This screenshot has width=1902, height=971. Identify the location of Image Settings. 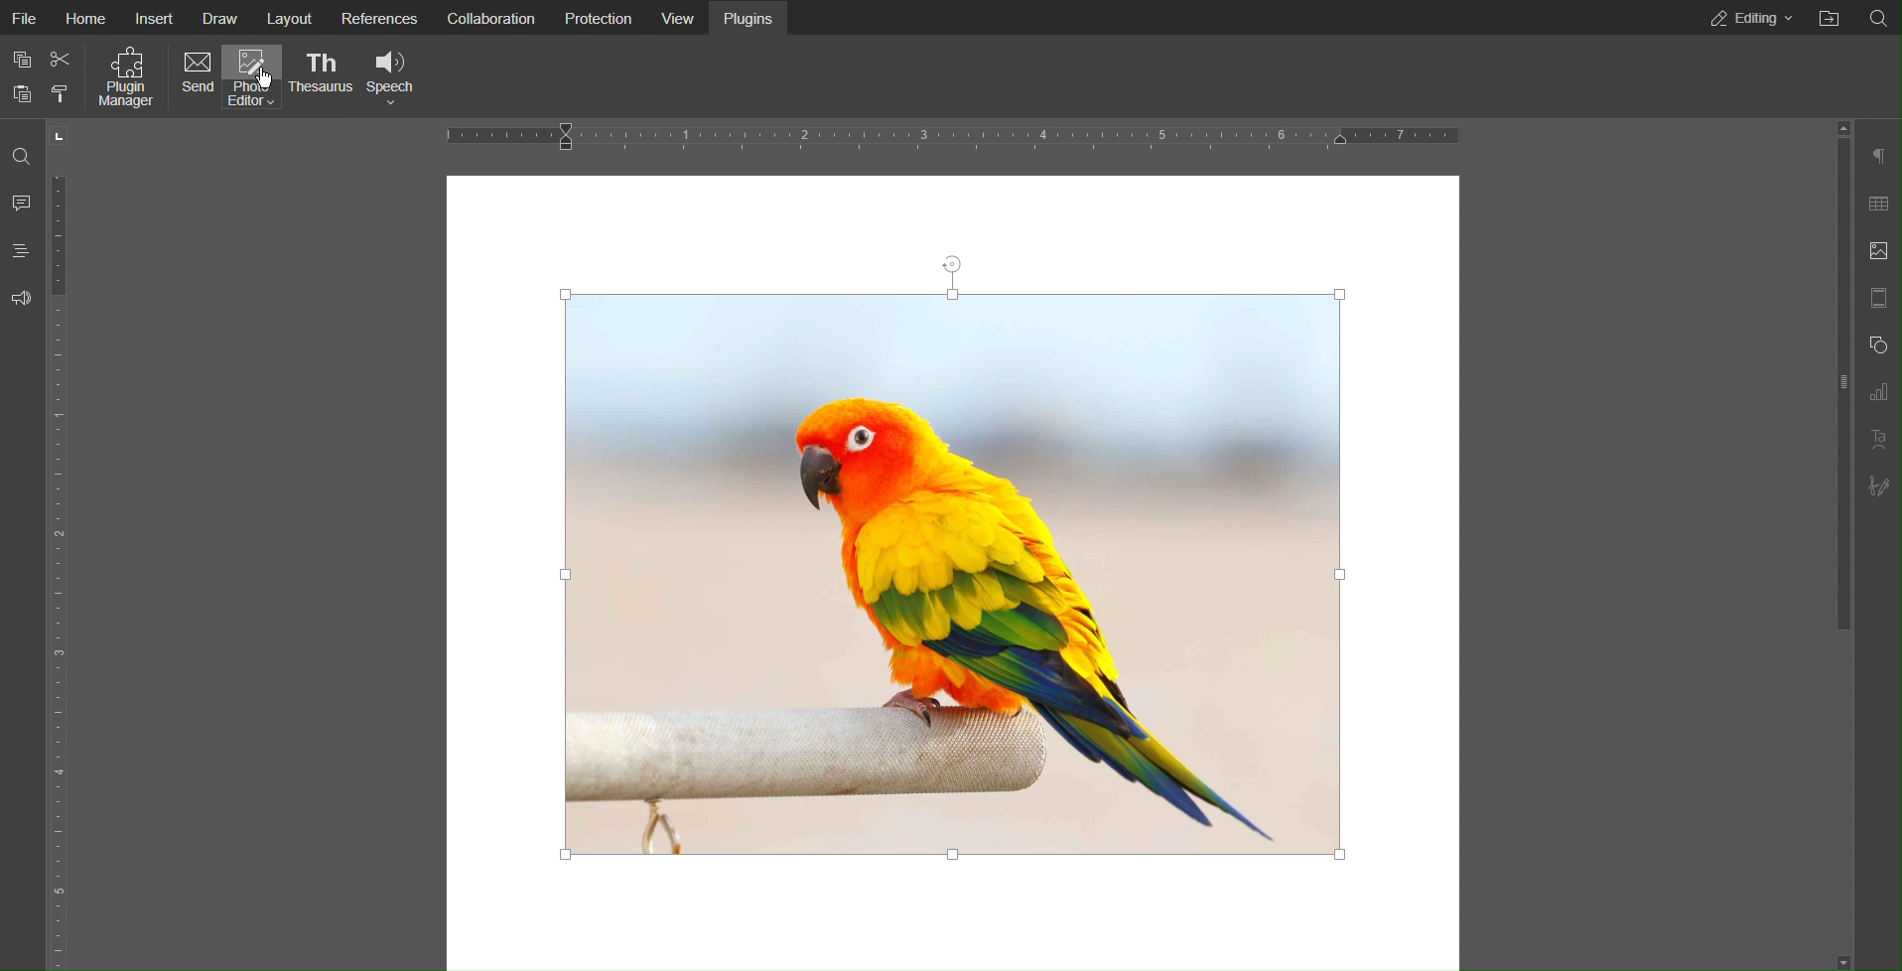
(1877, 252).